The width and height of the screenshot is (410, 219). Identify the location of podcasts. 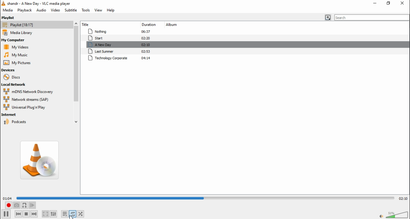
(24, 121).